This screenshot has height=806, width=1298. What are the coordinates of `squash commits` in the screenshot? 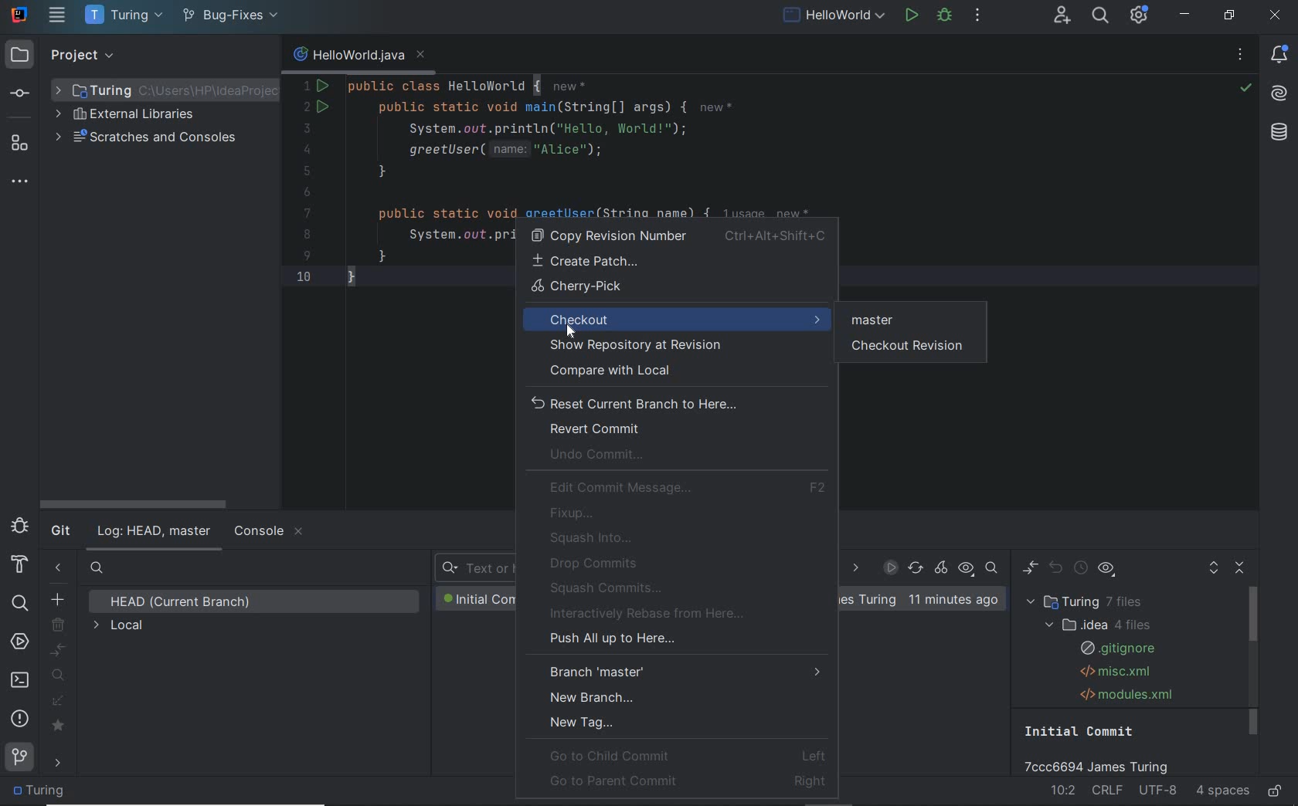 It's located at (609, 588).